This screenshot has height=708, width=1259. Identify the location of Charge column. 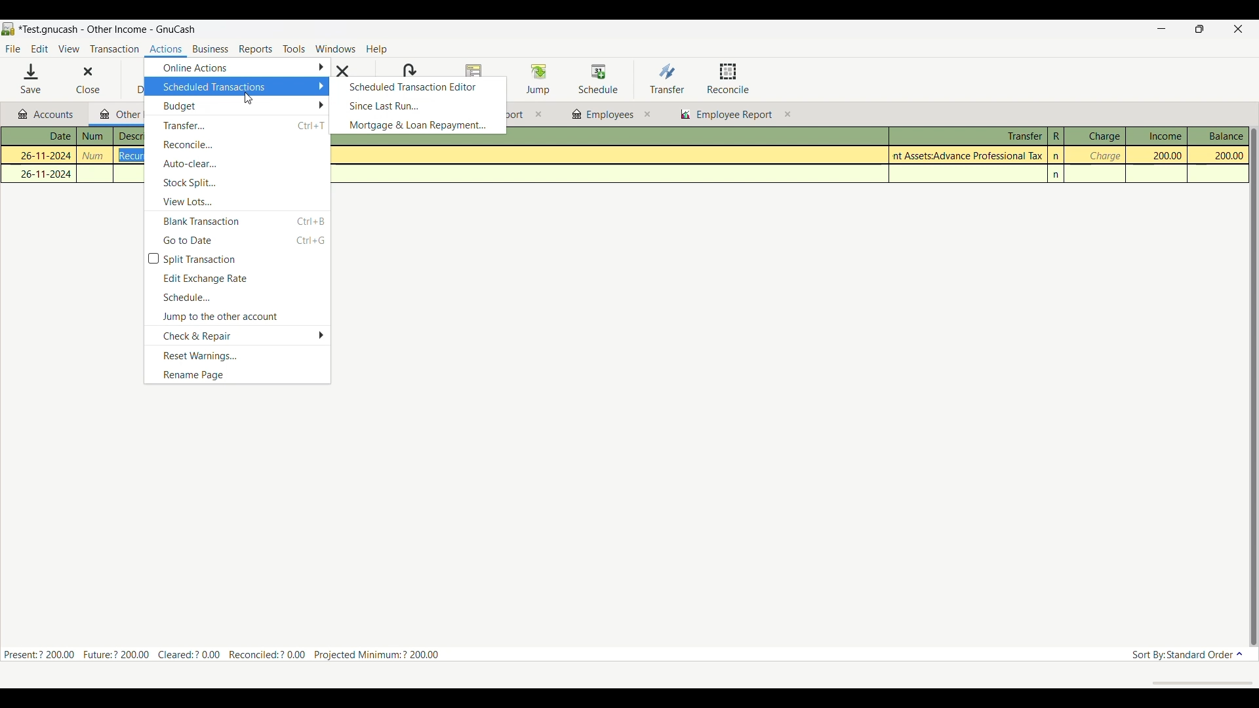
(1094, 136).